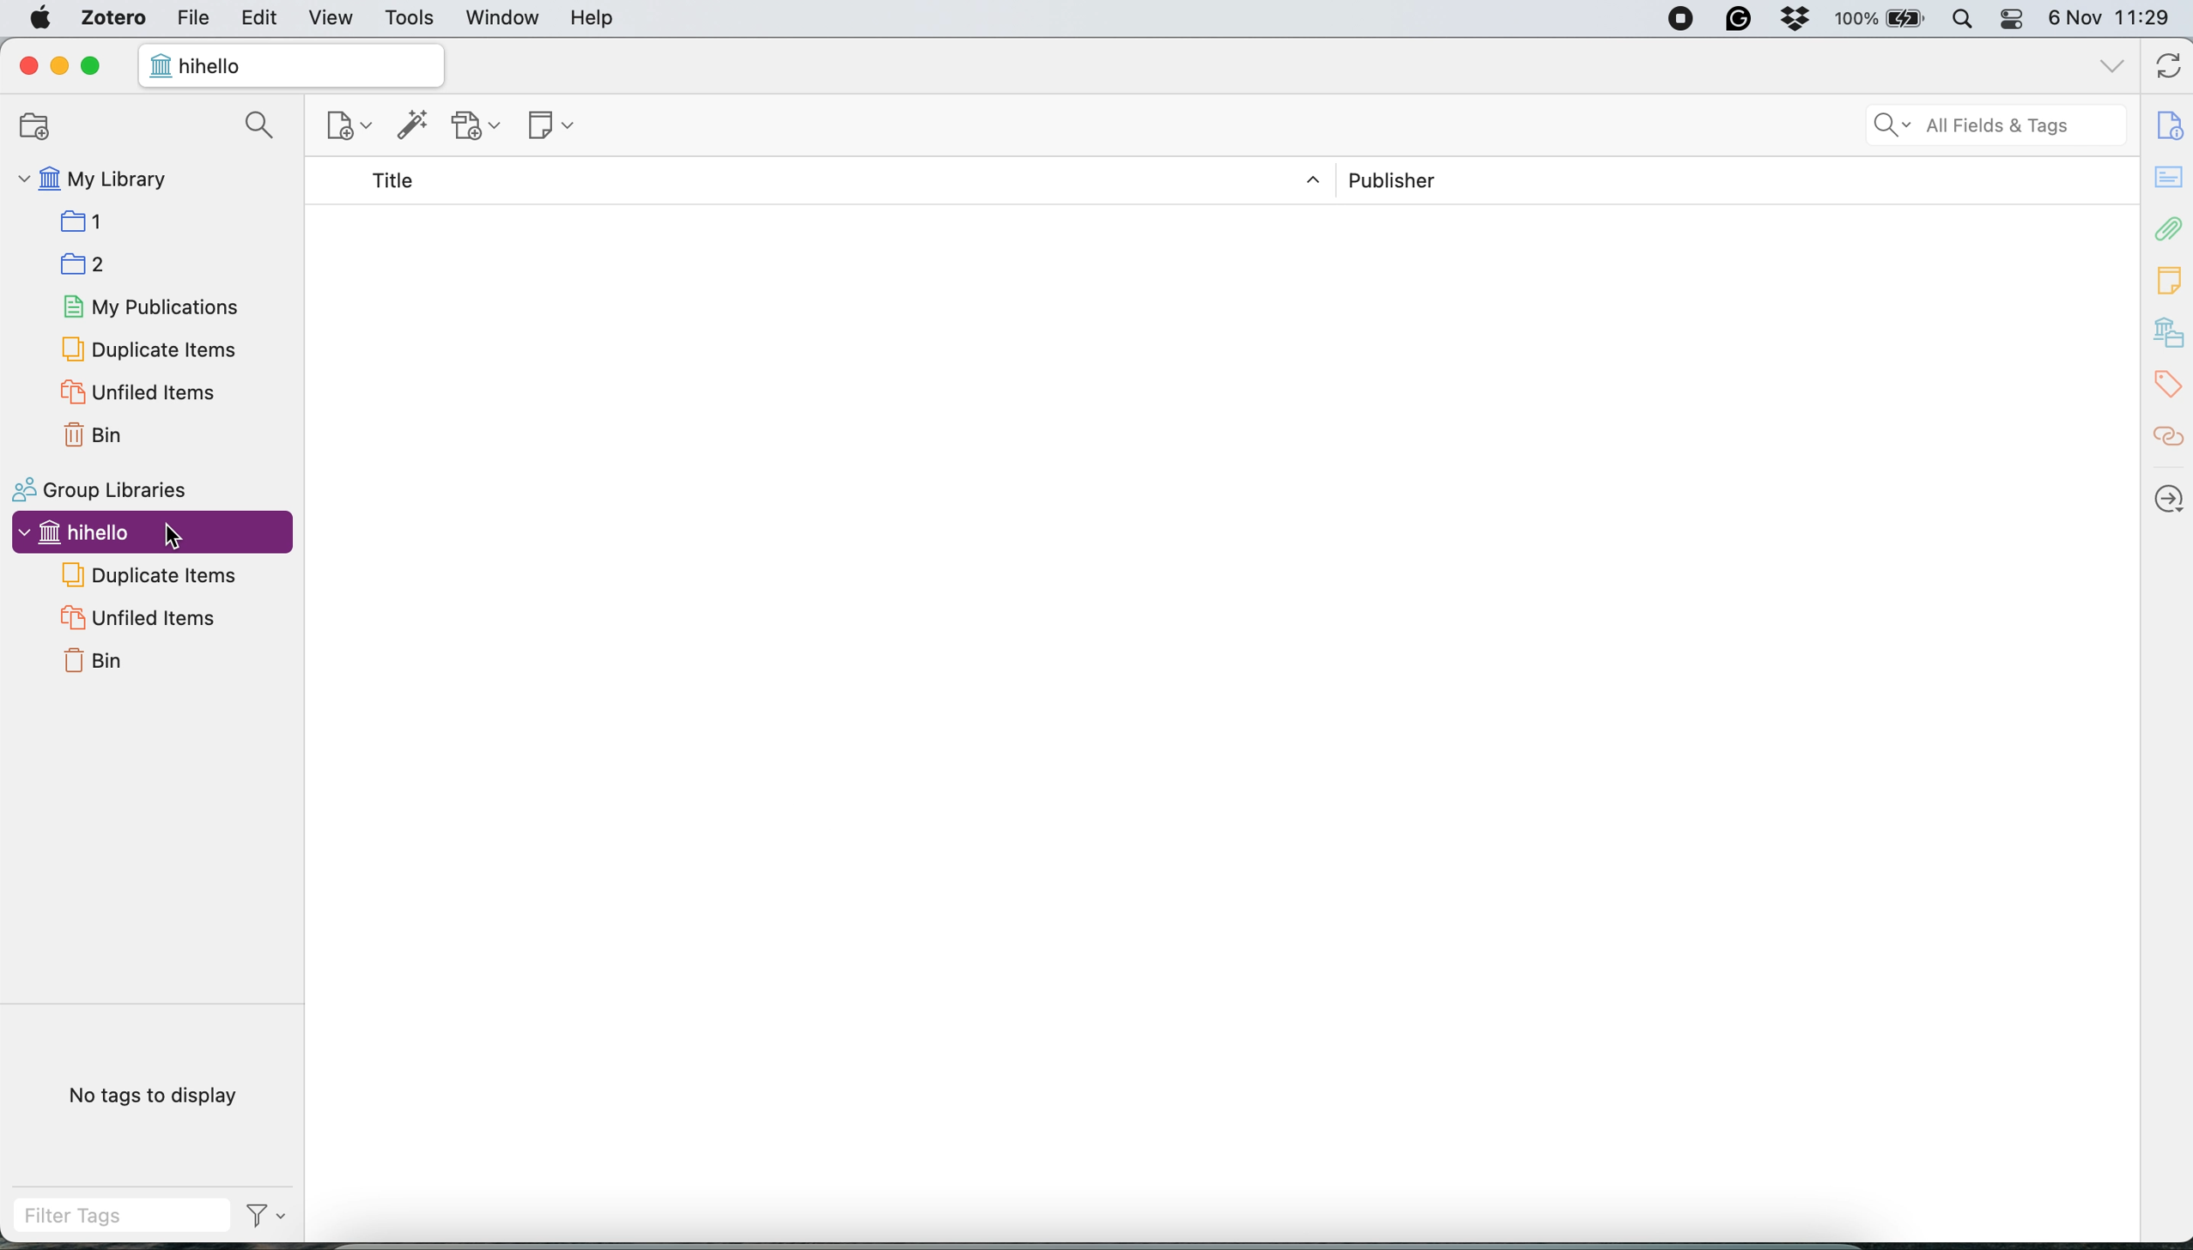 The width and height of the screenshot is (2193, 1250). I want to click on Hotspot, so click(2166, 437).